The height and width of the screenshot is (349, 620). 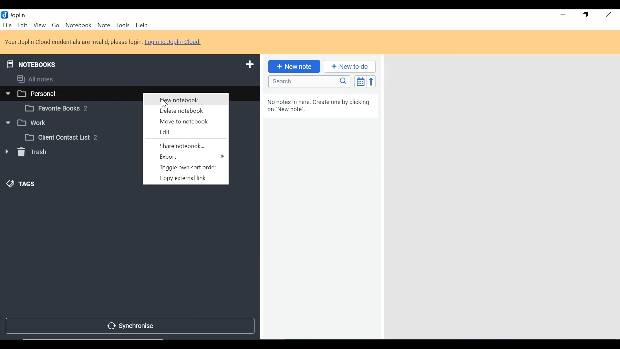 I want to click on Reverse Order, so click(x=371, y=81).